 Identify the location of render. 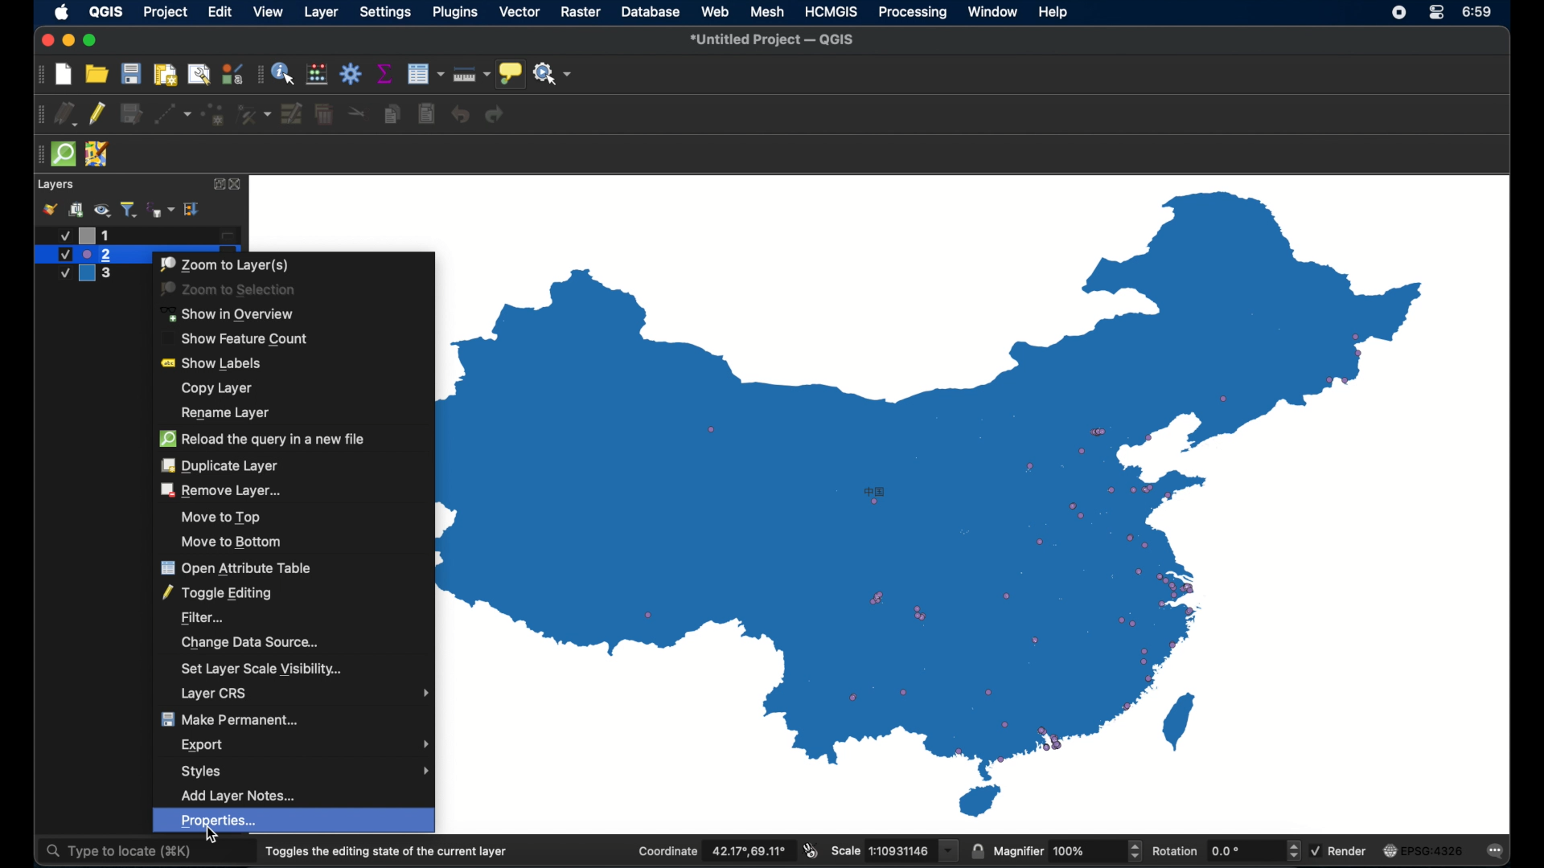
(1338, 849).